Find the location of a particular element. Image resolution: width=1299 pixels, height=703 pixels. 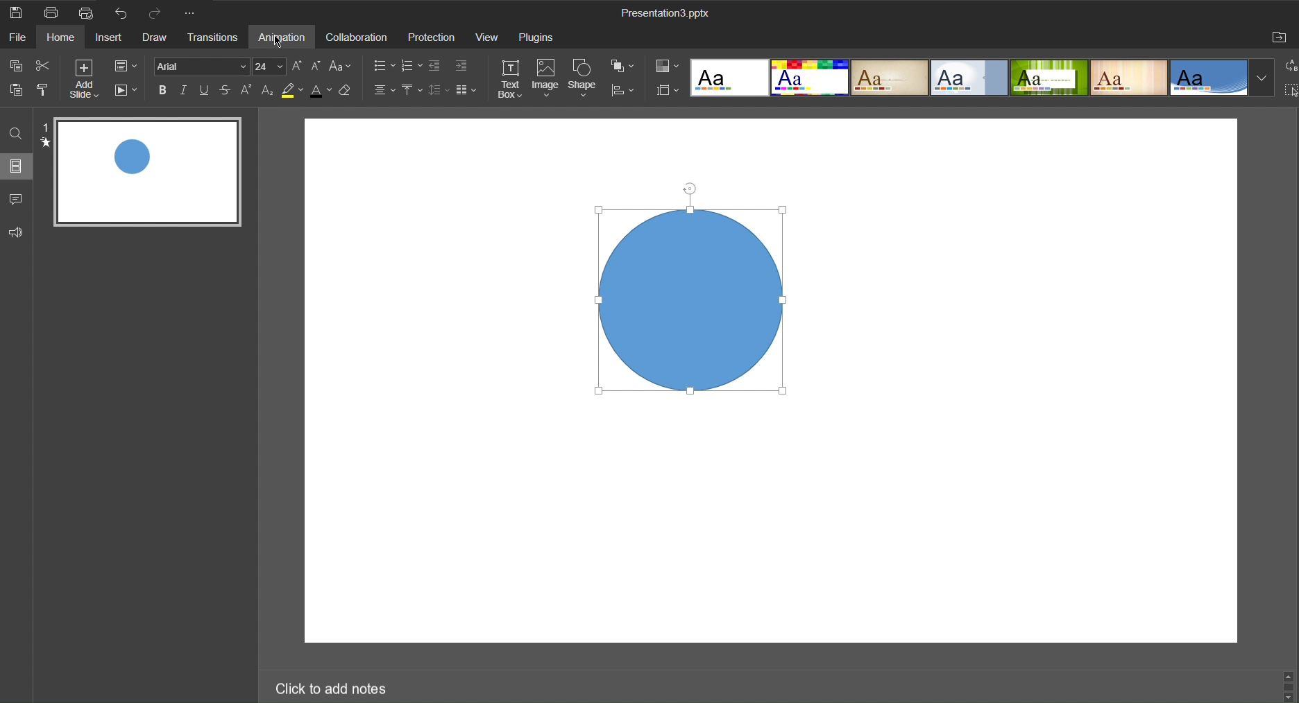

Alignment is located at coordinates (382, 92).